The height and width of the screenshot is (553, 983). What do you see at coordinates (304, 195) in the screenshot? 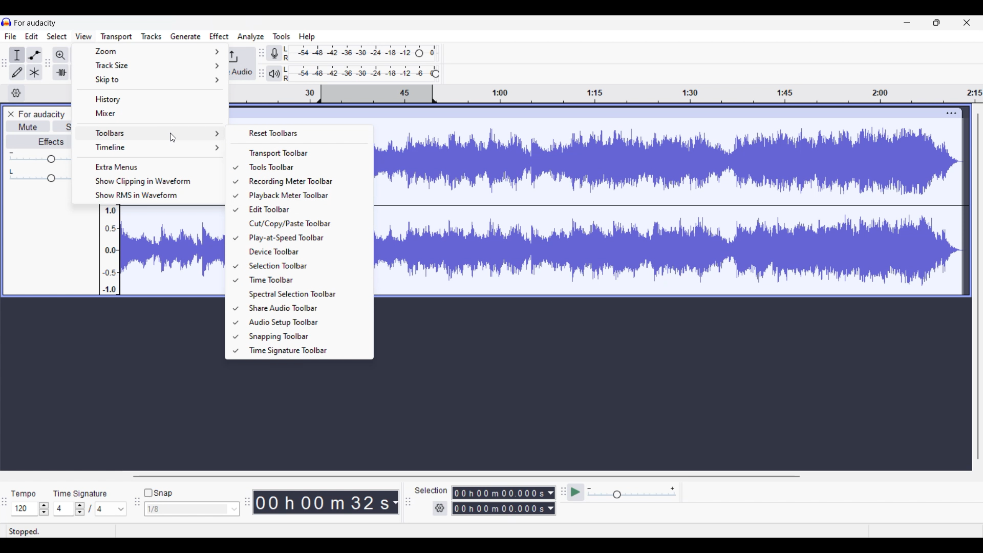
I see `Playback meter toolbar` at bounding box center [304, 195].